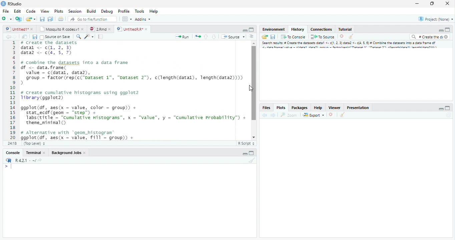 Image resolution: width=455 pixels, height=240 pixels. I want to click on Help, so click(318, 107).